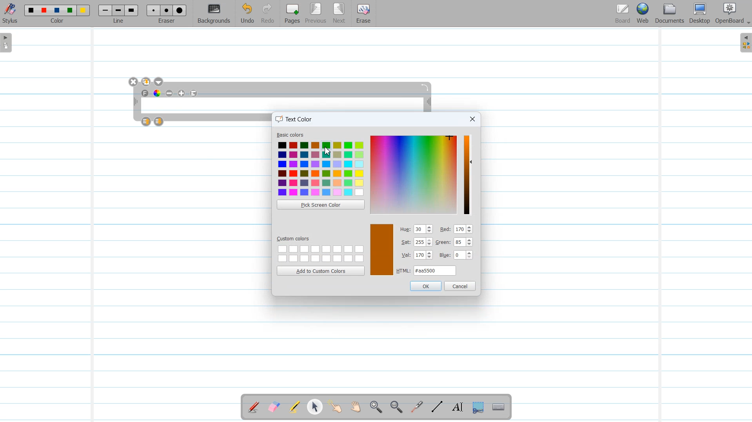  Describe the element at coordinates (417, 256) in the screenshot. I see `Val Adjuster` at that location.